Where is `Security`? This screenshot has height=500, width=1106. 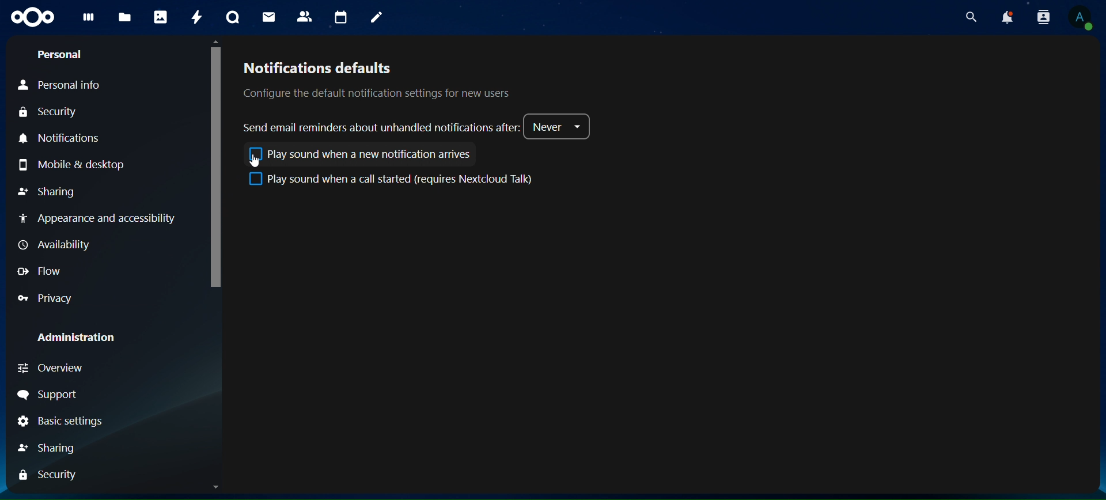 Security is located at coordinates (51, 475).